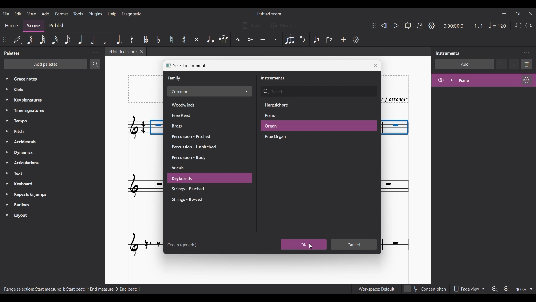 This screenshot has width=536, height=302. I want to click on Change position of toolbar attached, so click(374, 25).